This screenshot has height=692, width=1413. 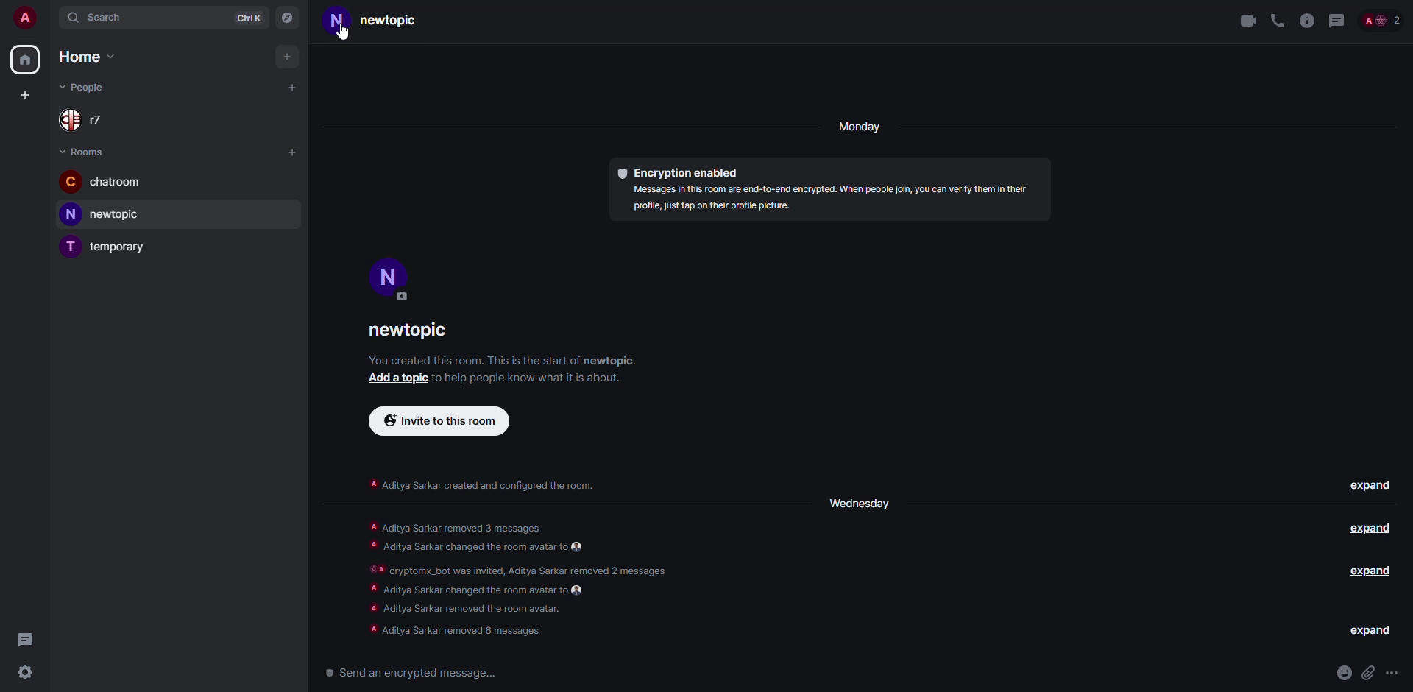 What do you see at coordinates (102, 18) in the screenshot?
I see `search` at bounding box center [102, 18].